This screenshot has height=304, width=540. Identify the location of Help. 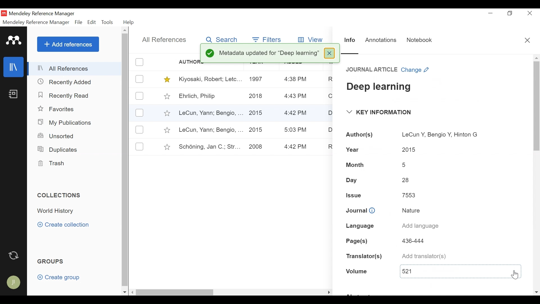
(129, 22).